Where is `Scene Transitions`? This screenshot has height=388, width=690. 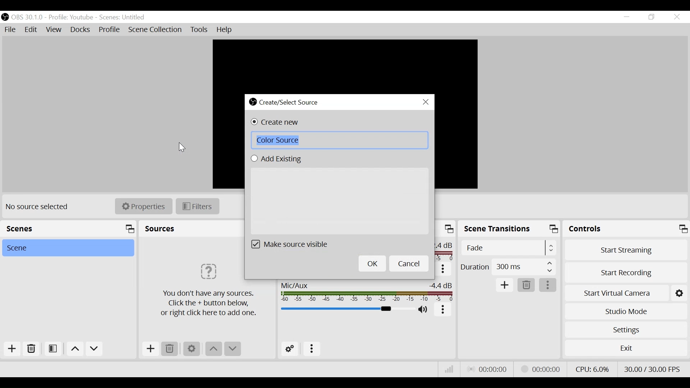
Scene Transitions is located at coordinates (510, 230).